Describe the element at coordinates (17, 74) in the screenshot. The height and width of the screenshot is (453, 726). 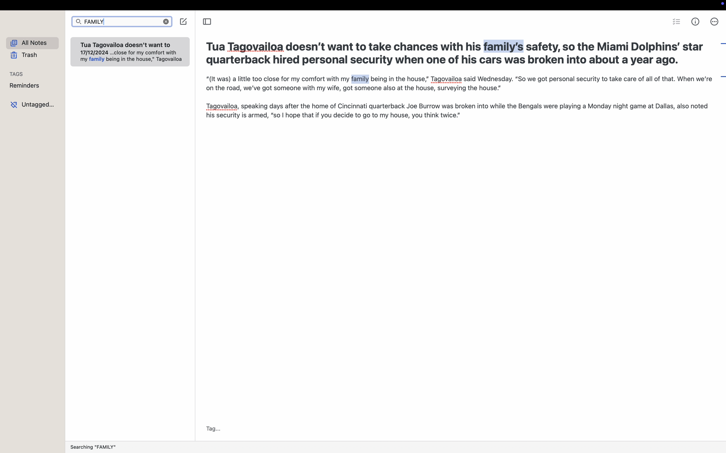
I see `tags` at that location.